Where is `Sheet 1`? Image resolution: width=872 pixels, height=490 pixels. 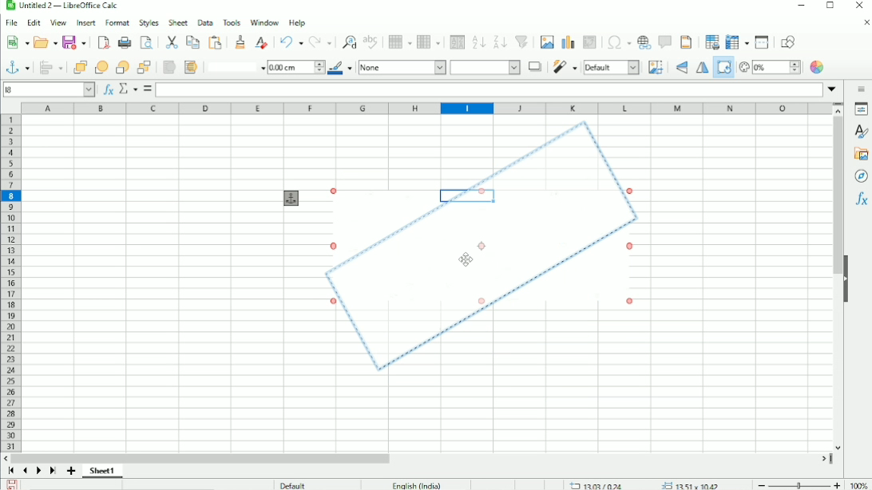 Sheet 1 is located at coordinates (102, 472).